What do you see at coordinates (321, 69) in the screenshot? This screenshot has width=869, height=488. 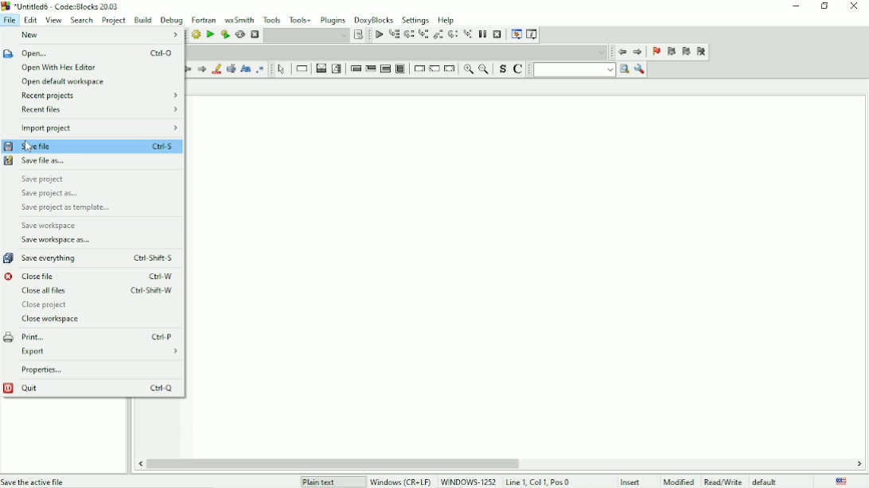 I see `Decision` at bounding box center [321, 69].